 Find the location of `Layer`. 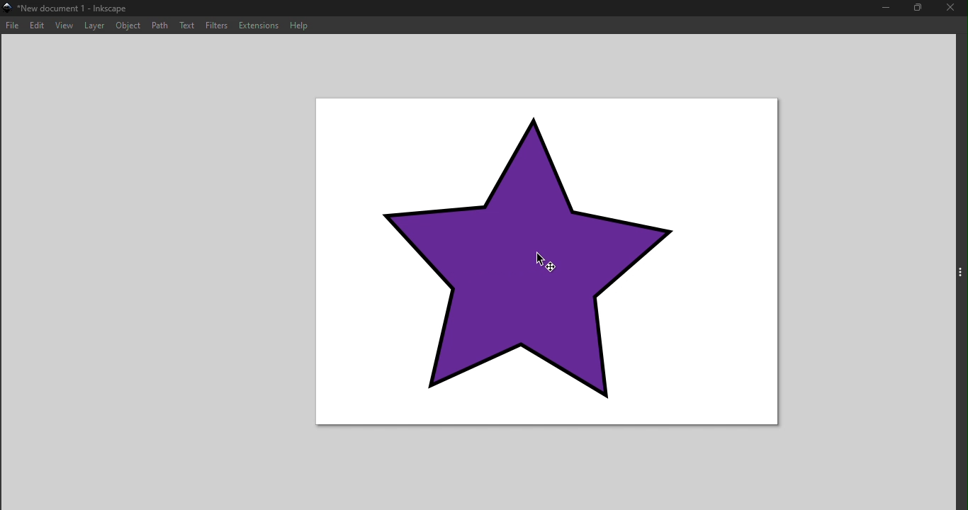

Layer is located at coordinates (94, 25).